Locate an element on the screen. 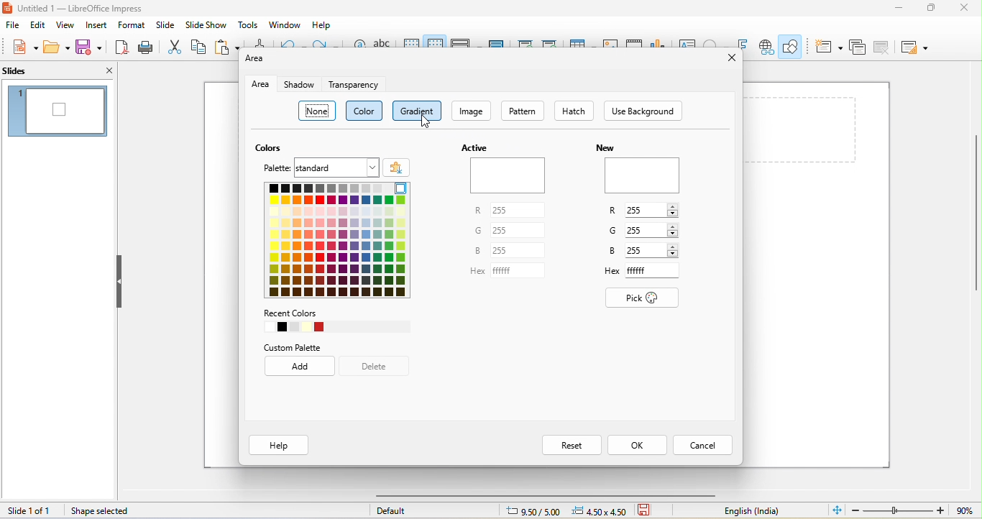  add colors is located at coordinates (397, 167).